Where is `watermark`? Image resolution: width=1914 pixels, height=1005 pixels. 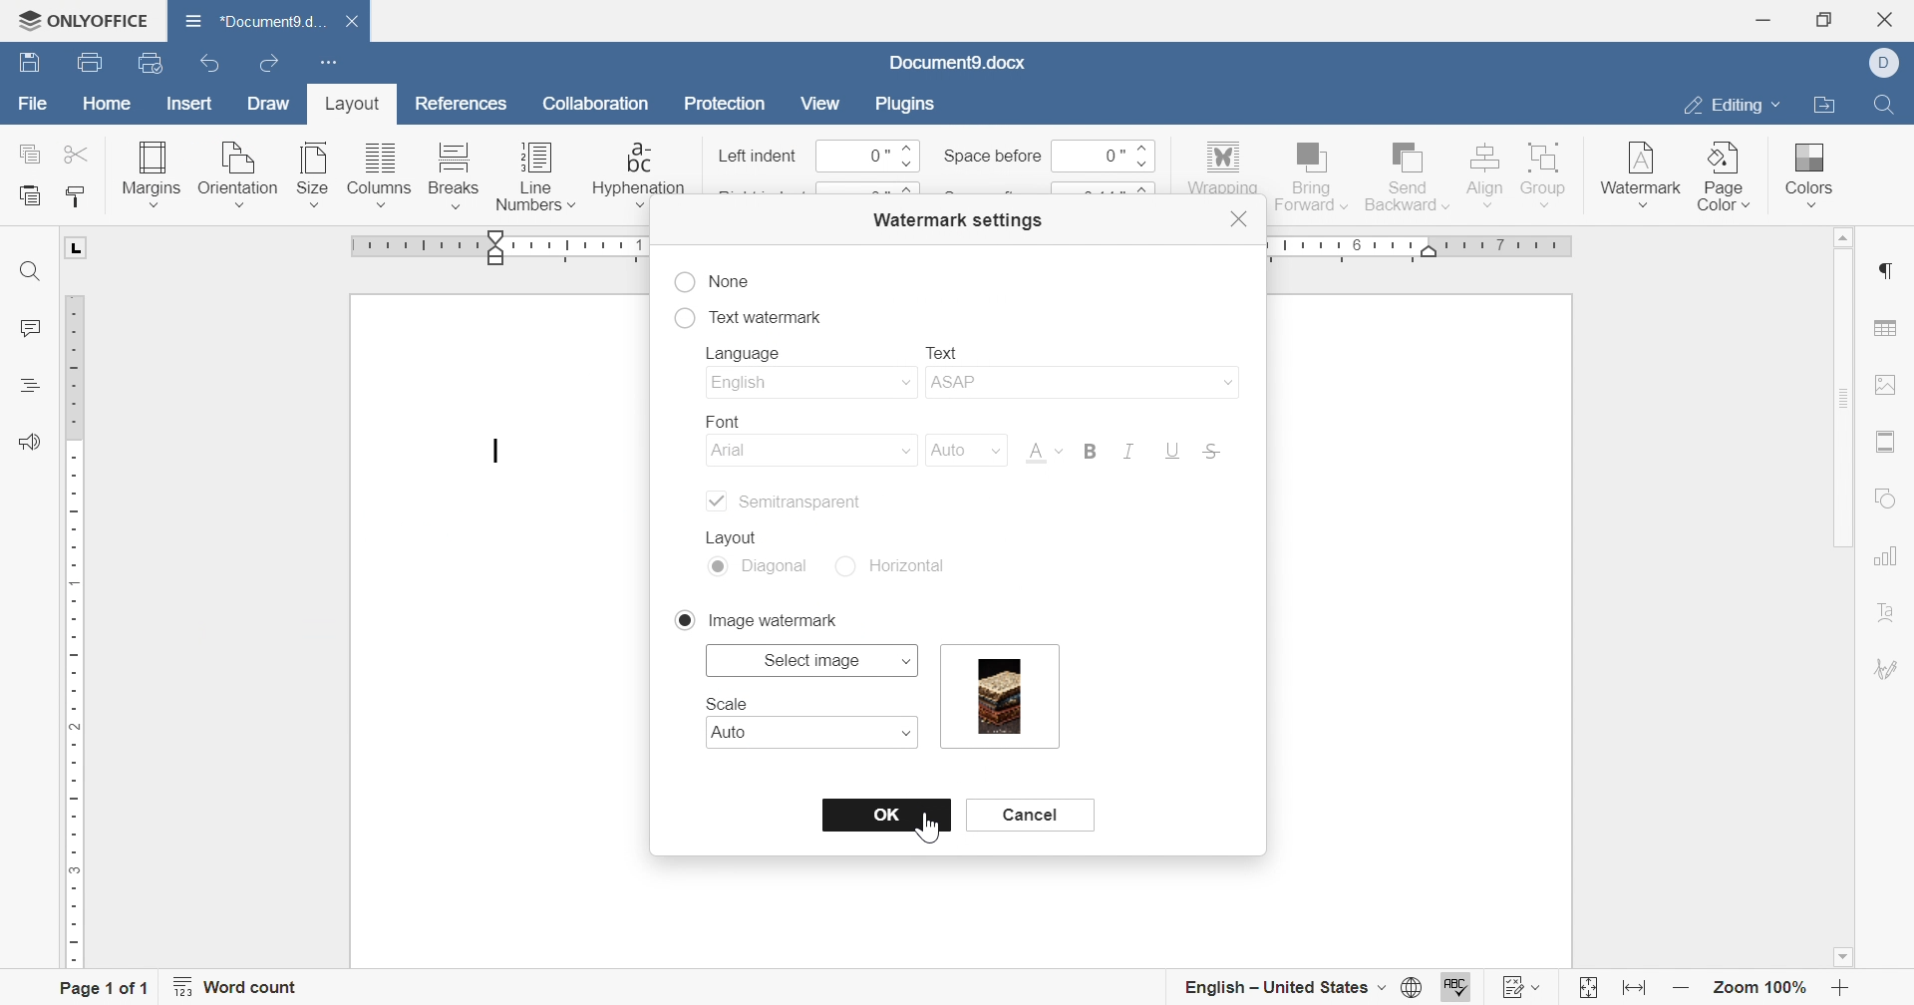
watermark is located at coordinates (1639, 168).